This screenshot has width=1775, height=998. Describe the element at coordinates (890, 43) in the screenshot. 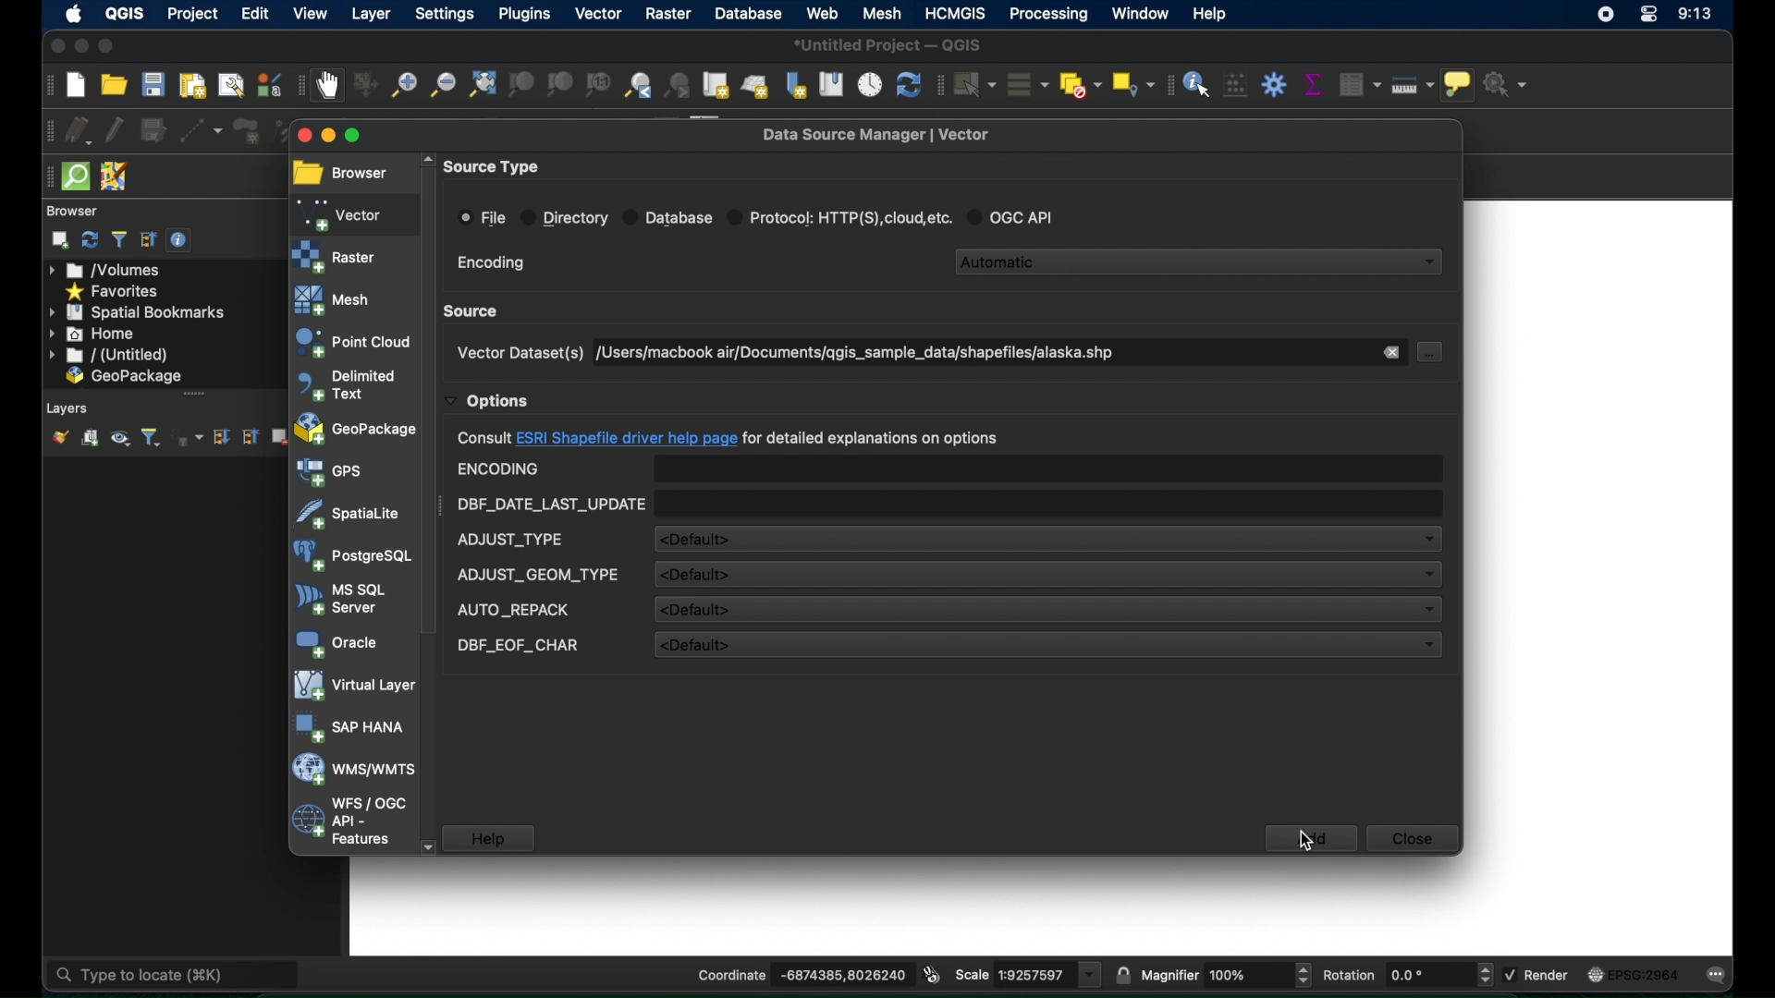

I see `*Untitled Project - QGIS` at that location.